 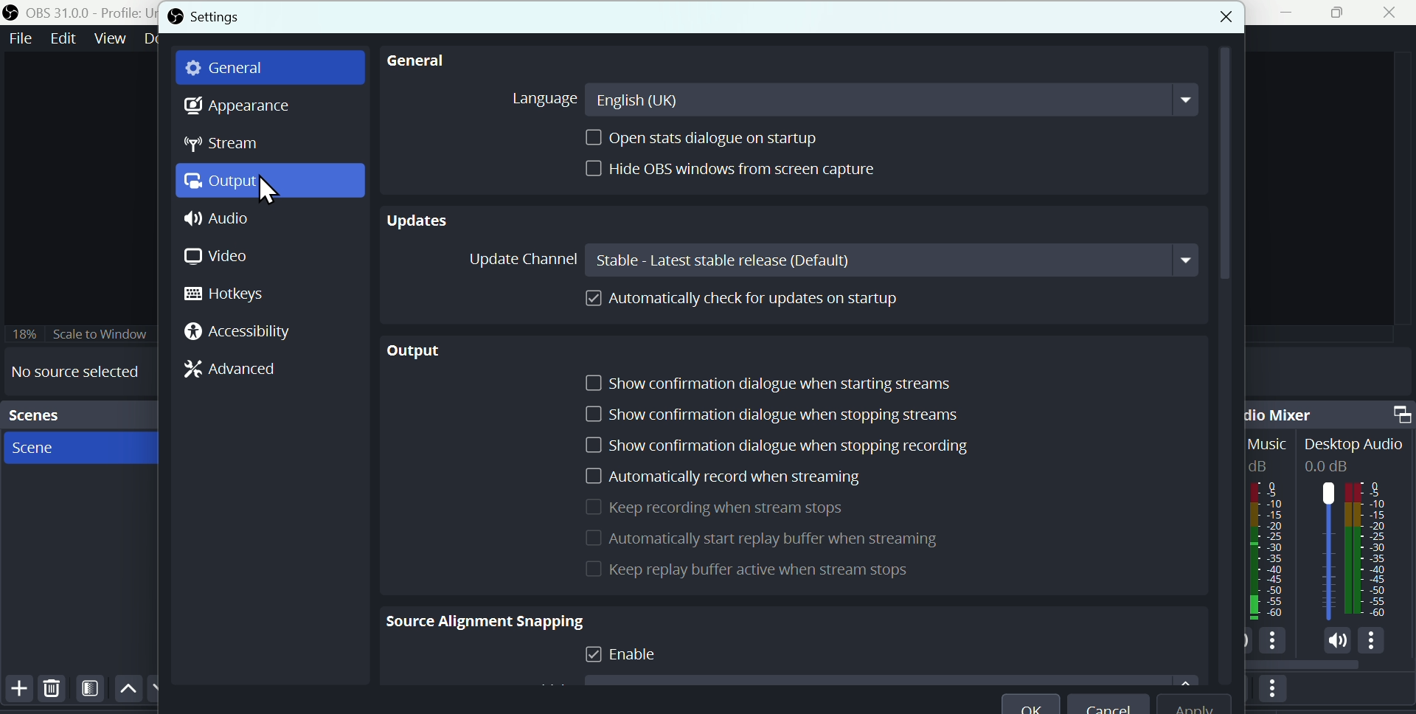 I want to click on  Scale to window, so click(x=79, y=333).